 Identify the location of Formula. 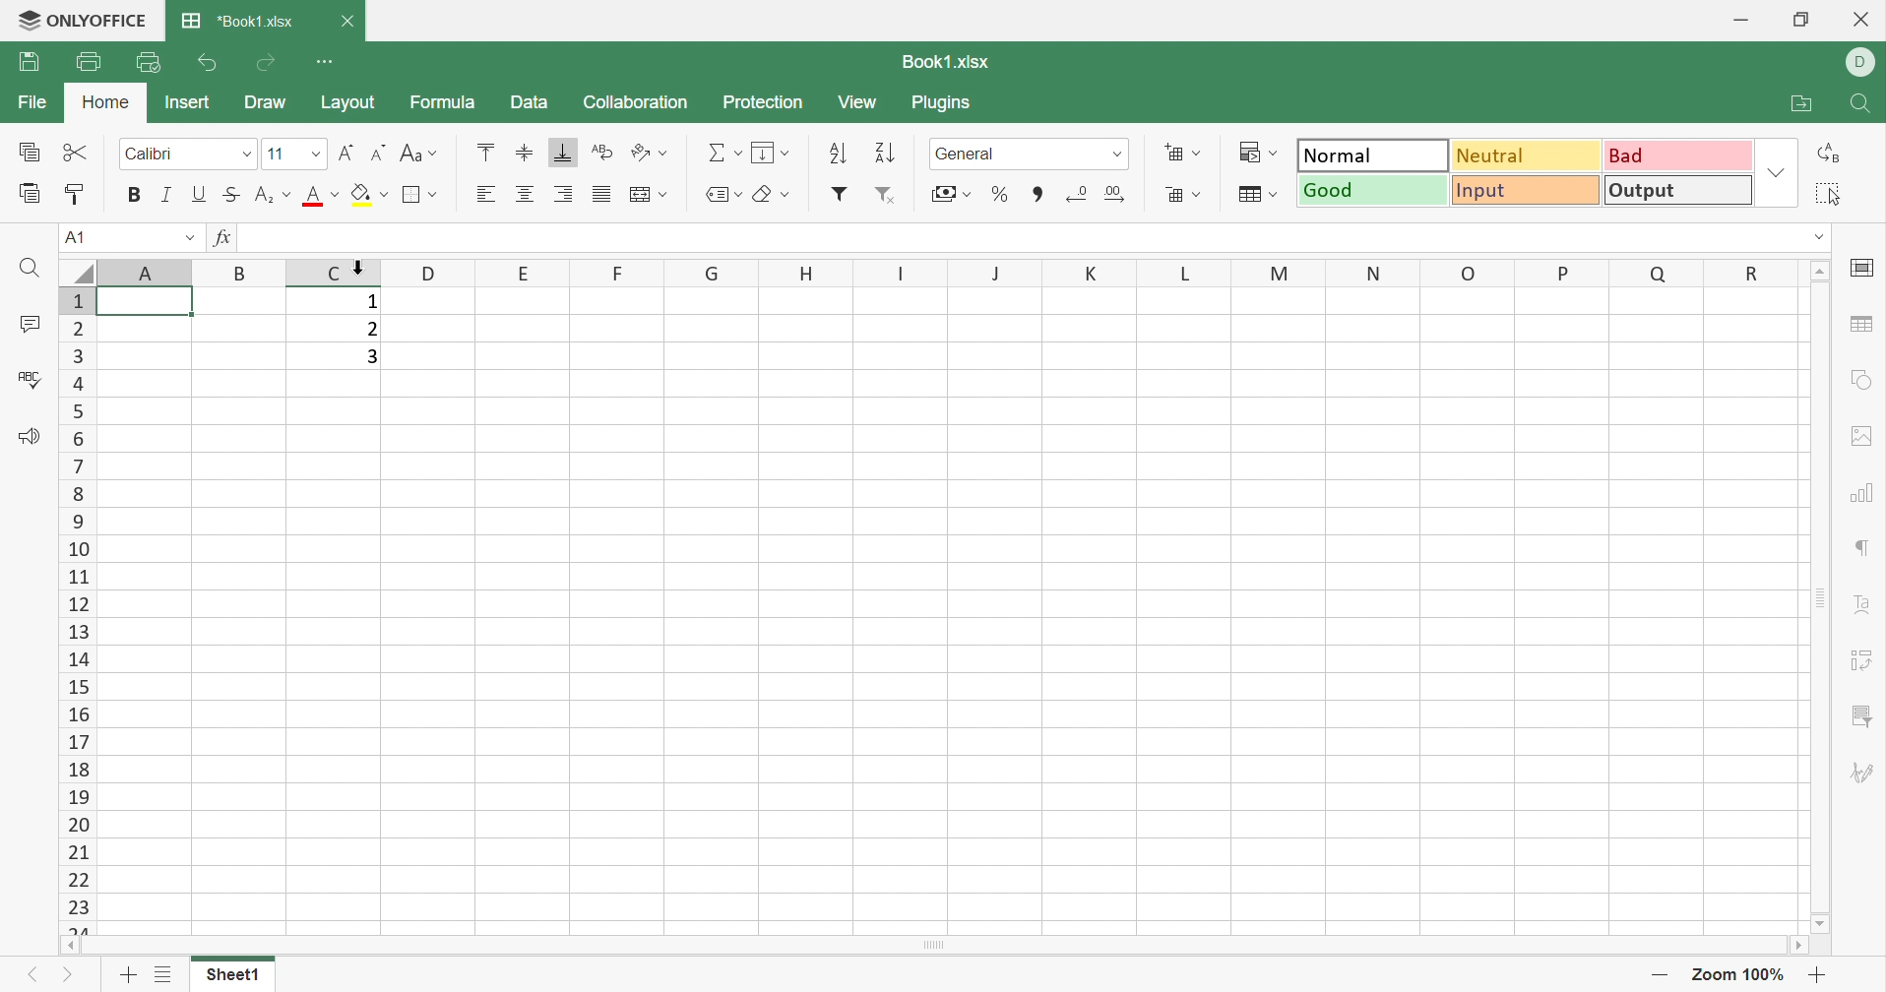
(447, 104).